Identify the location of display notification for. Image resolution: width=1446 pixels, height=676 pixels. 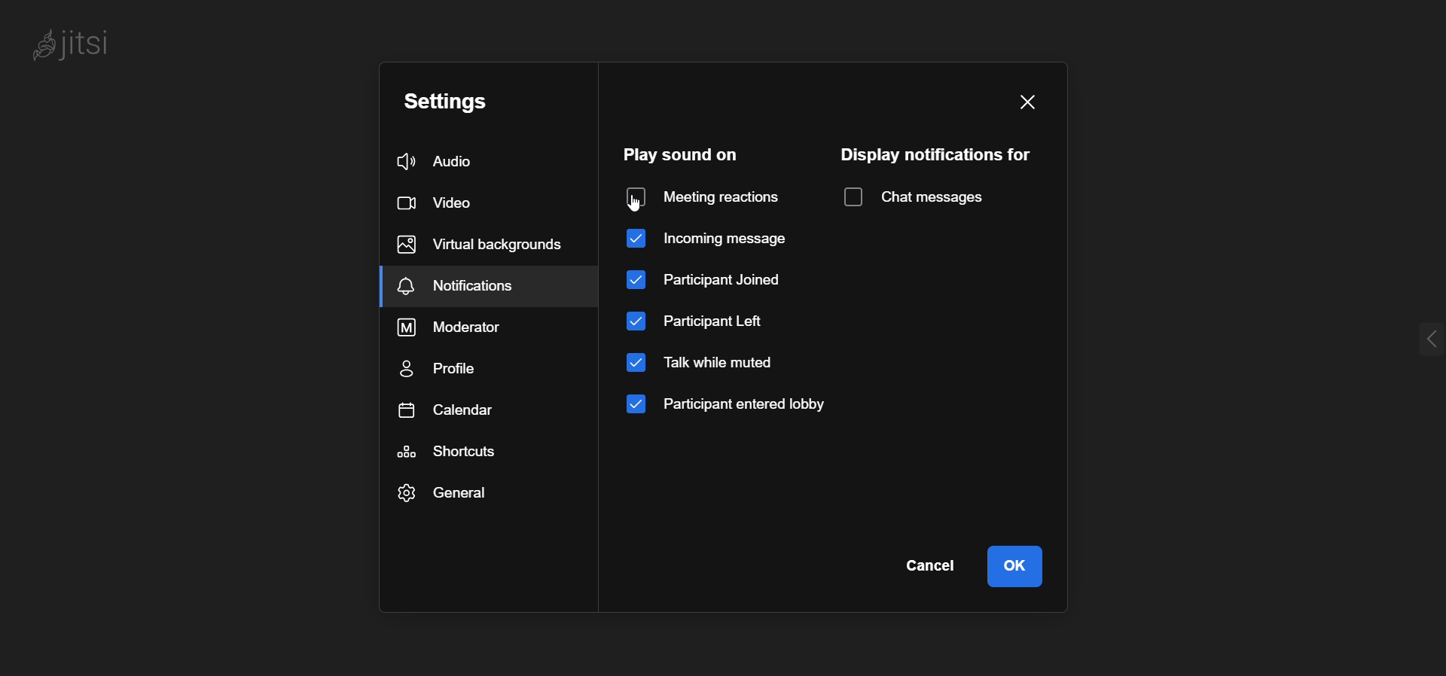
(934, 155).